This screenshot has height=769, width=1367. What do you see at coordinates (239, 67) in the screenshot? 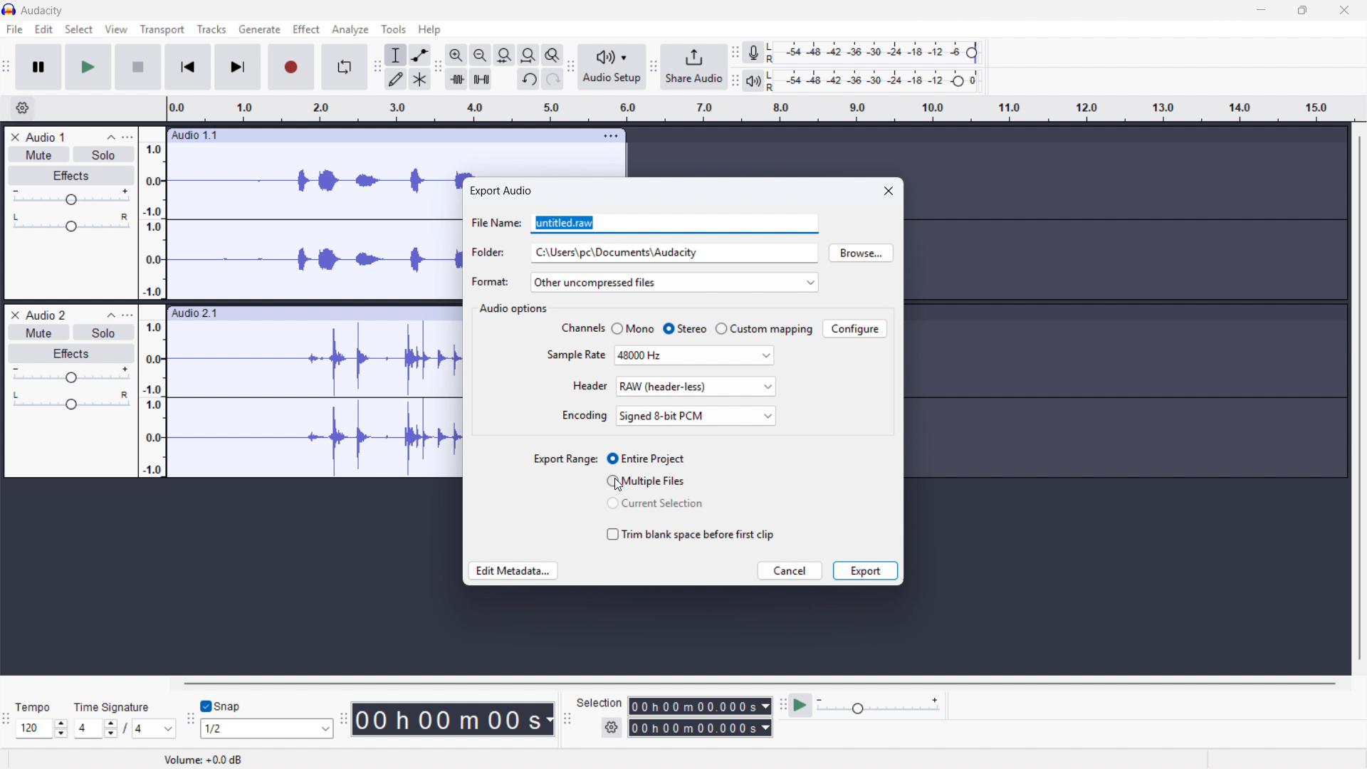
I see `Skip to last ` at bounding box center [239, 67].